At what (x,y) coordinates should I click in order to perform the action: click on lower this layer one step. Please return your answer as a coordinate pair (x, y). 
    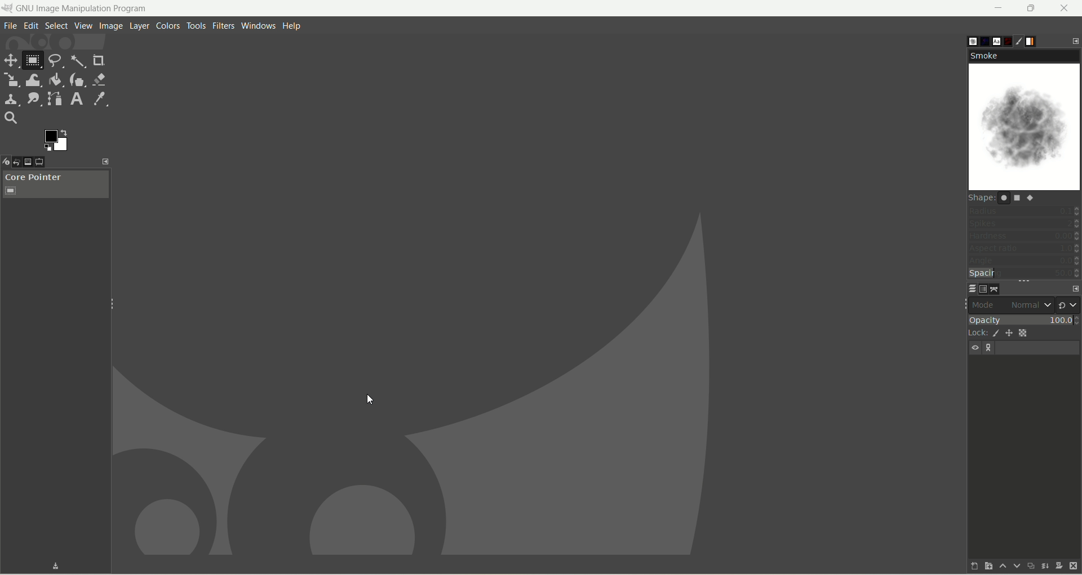
    Looking at the image, I should click on (1012, 566).